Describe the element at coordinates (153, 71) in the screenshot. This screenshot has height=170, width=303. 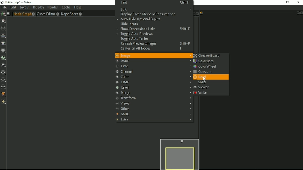
I see `Channel` at that location.